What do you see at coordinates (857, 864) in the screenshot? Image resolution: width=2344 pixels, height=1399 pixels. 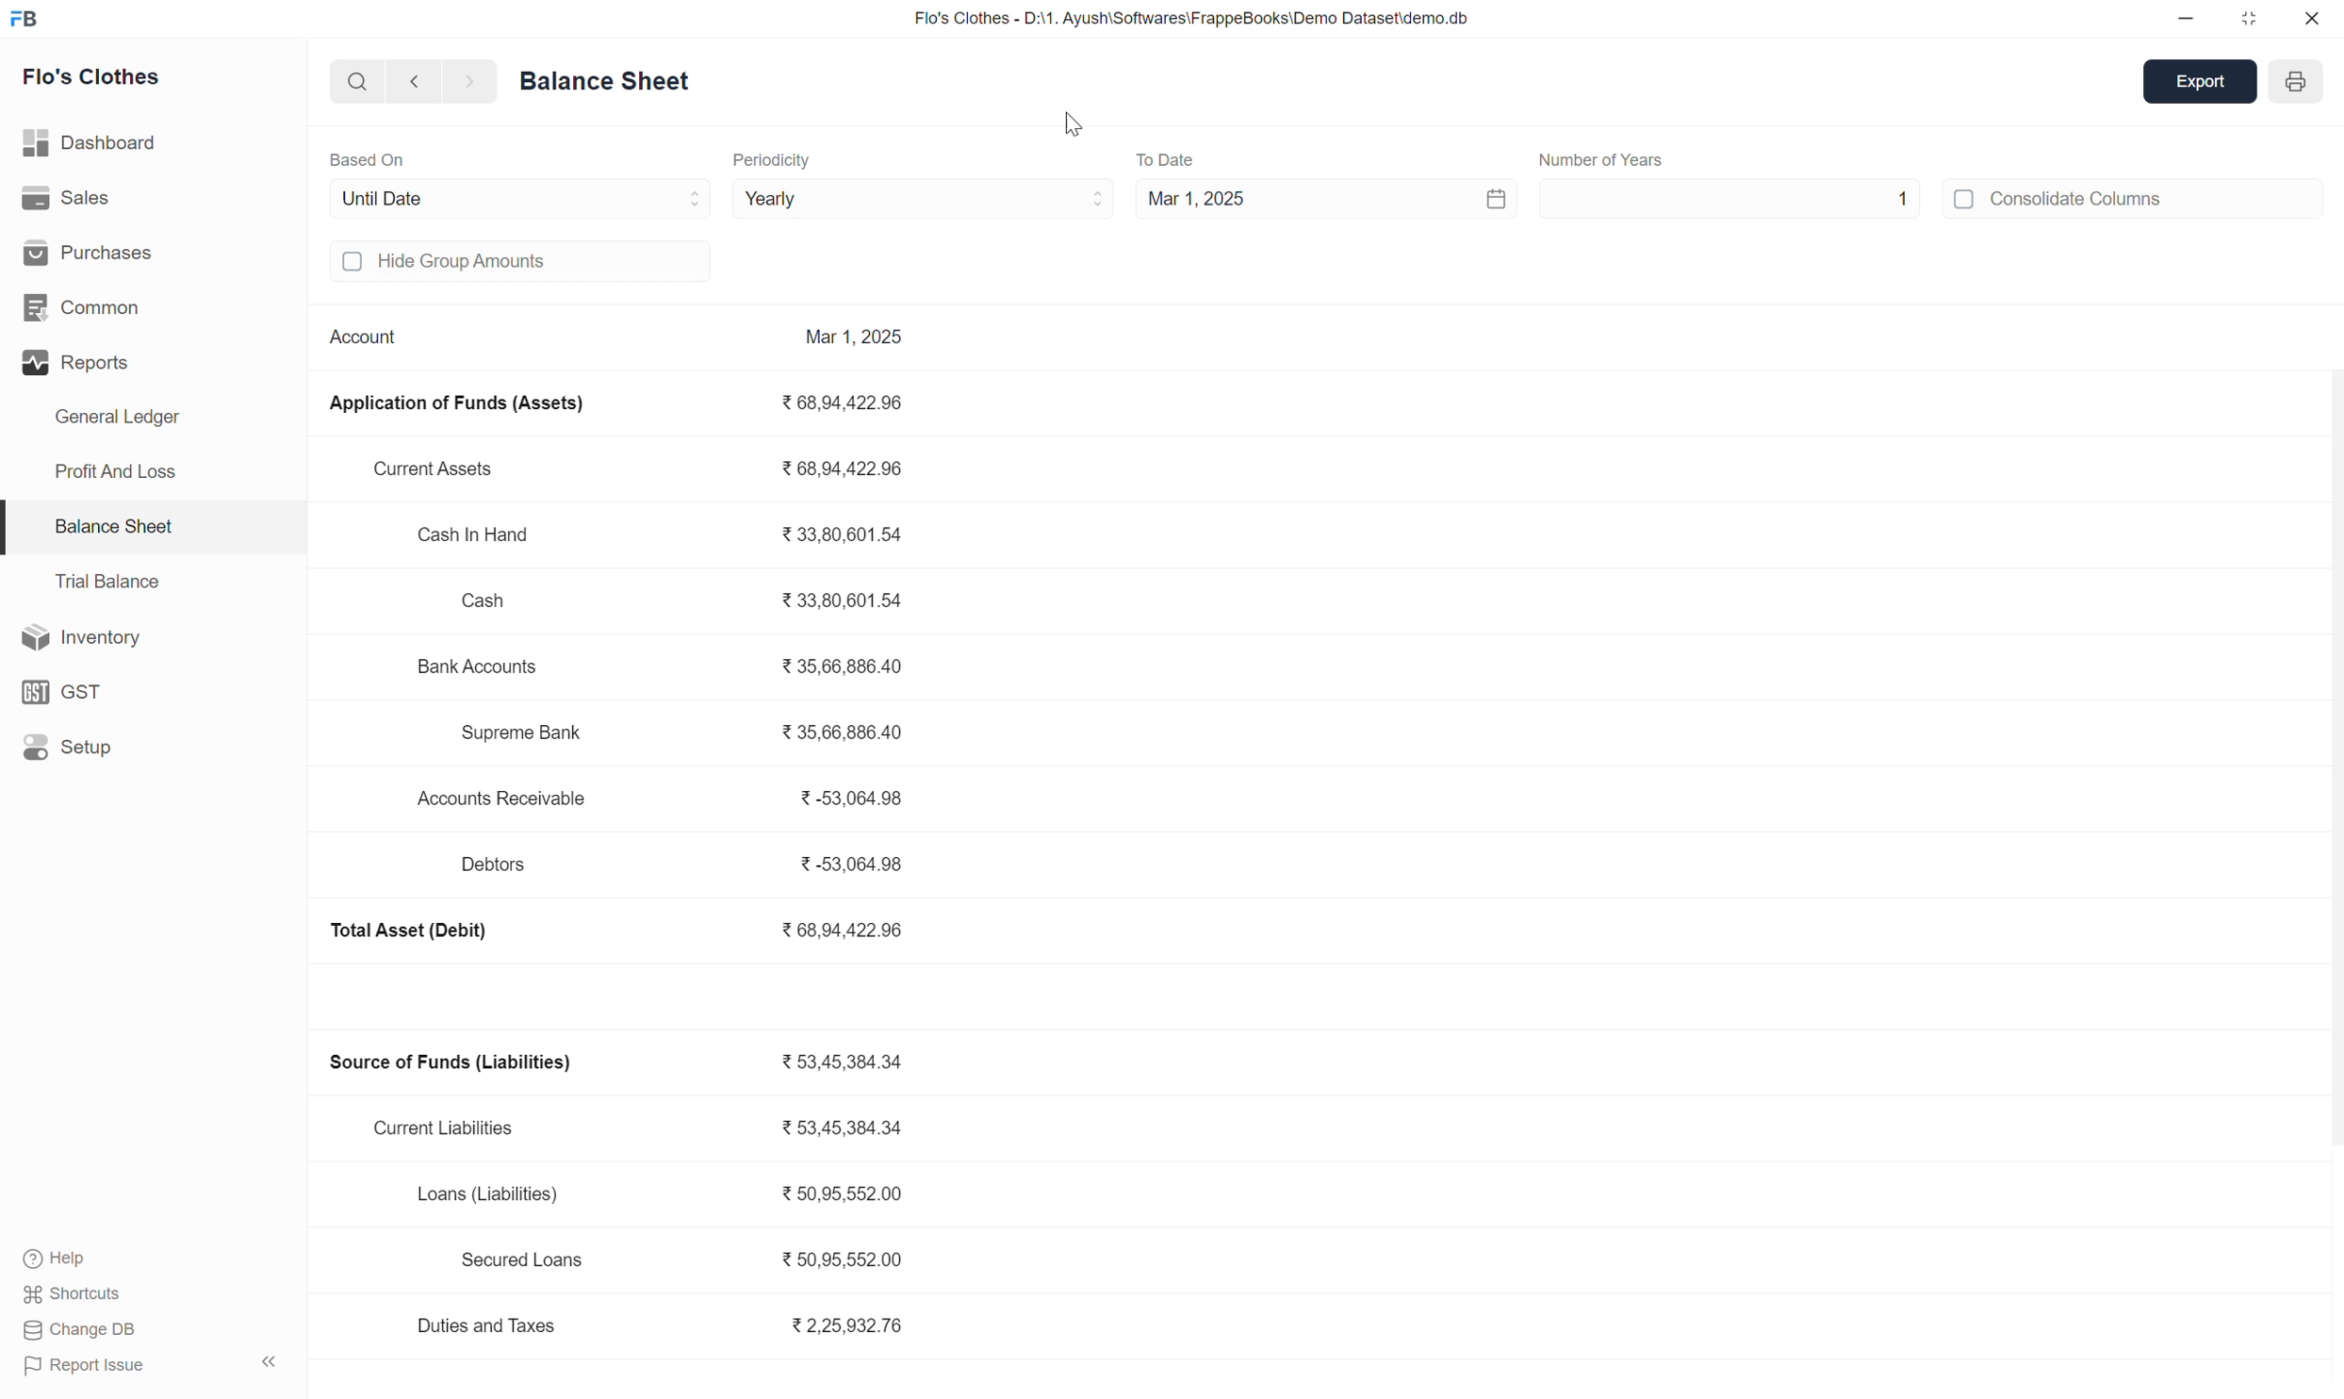 I see `-53,064.98` at bounding box center [857, 864].